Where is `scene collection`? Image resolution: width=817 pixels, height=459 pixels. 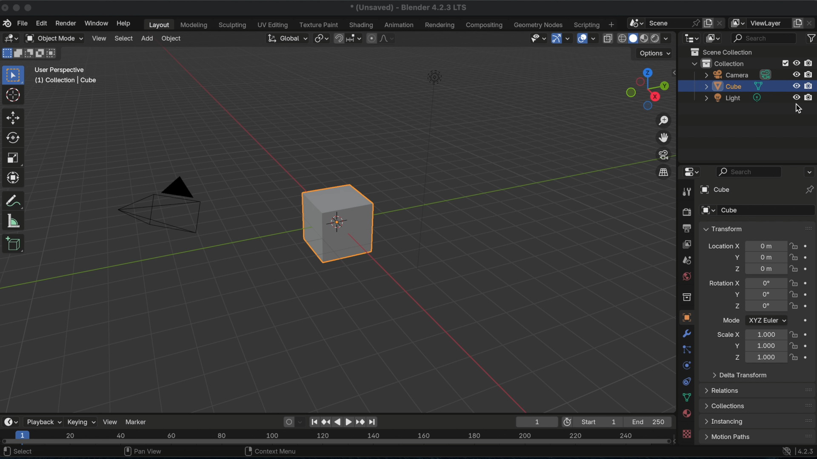
scene collection is located at coordinates (721, 51).